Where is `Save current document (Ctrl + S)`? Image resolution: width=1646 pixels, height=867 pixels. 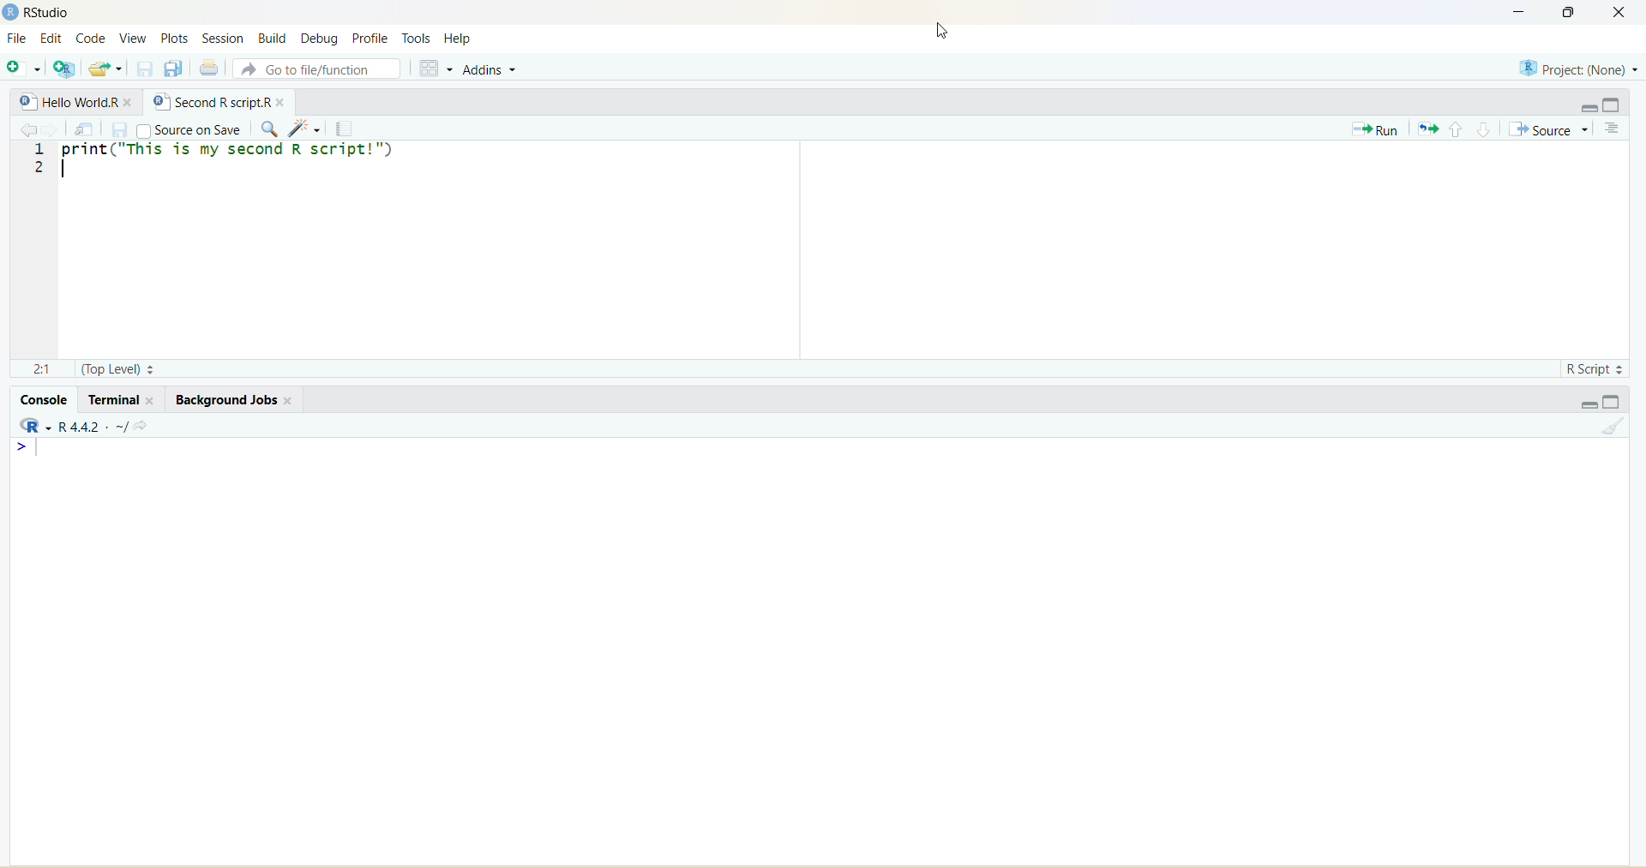 Save current document (Ctrl + S) is located at coordinates (144, 69).